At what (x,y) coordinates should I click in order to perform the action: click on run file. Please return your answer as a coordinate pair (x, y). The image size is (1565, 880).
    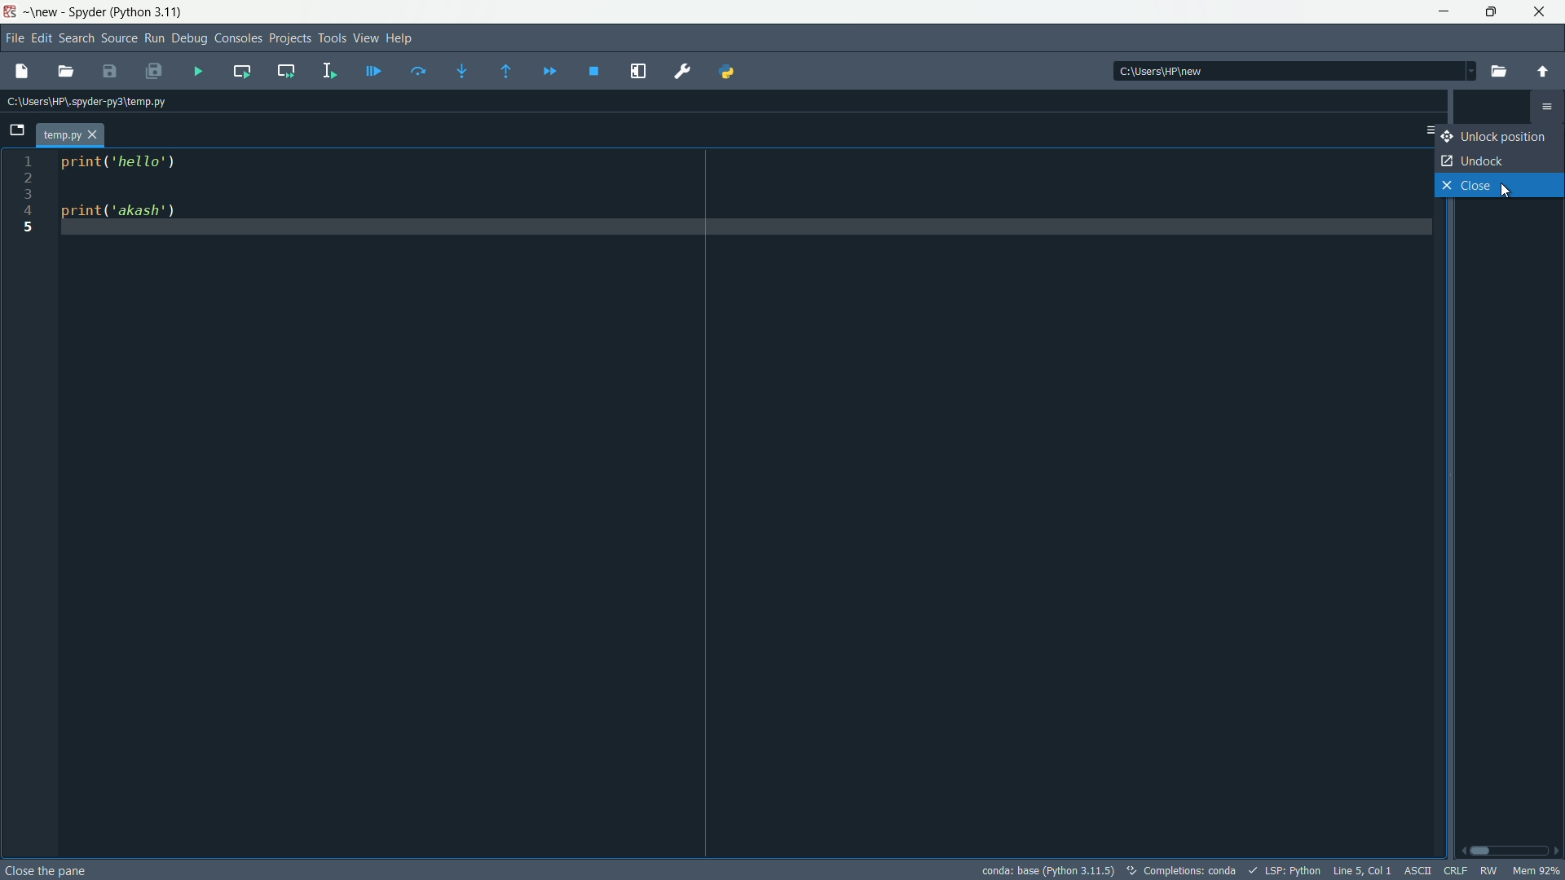
    Looking at the image, I should click on (197, 73).